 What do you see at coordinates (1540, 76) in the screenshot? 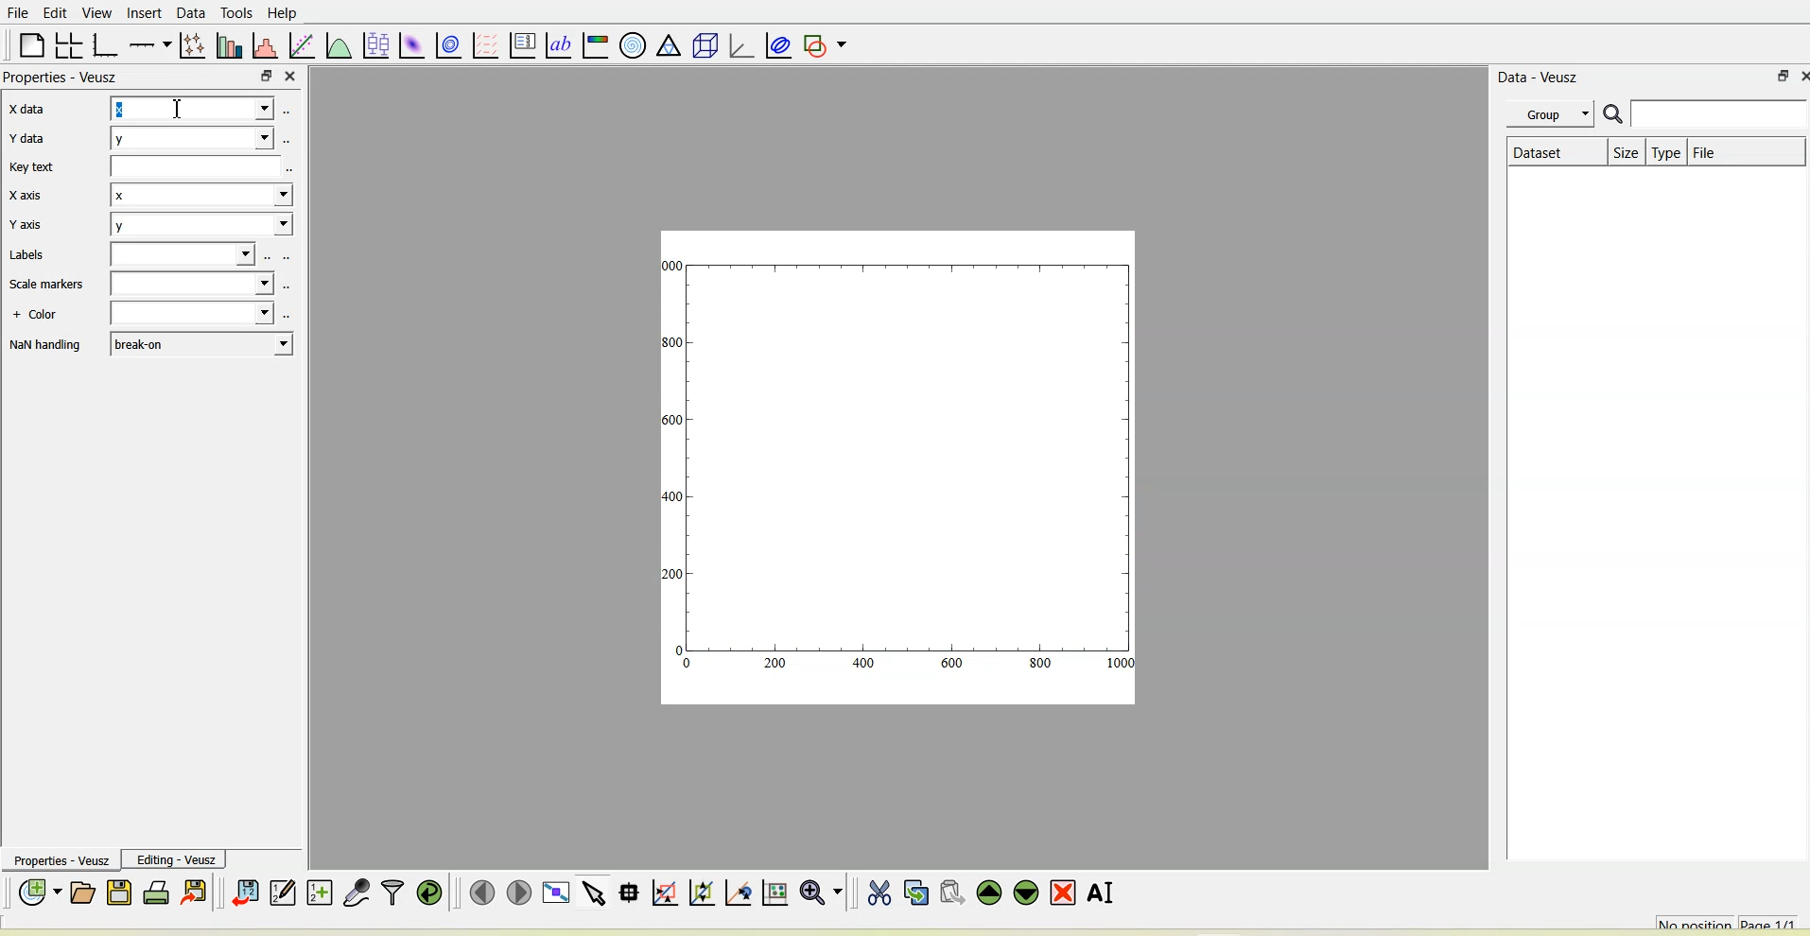
I see `Data - Veusz` at bounding box center [1540, 76].